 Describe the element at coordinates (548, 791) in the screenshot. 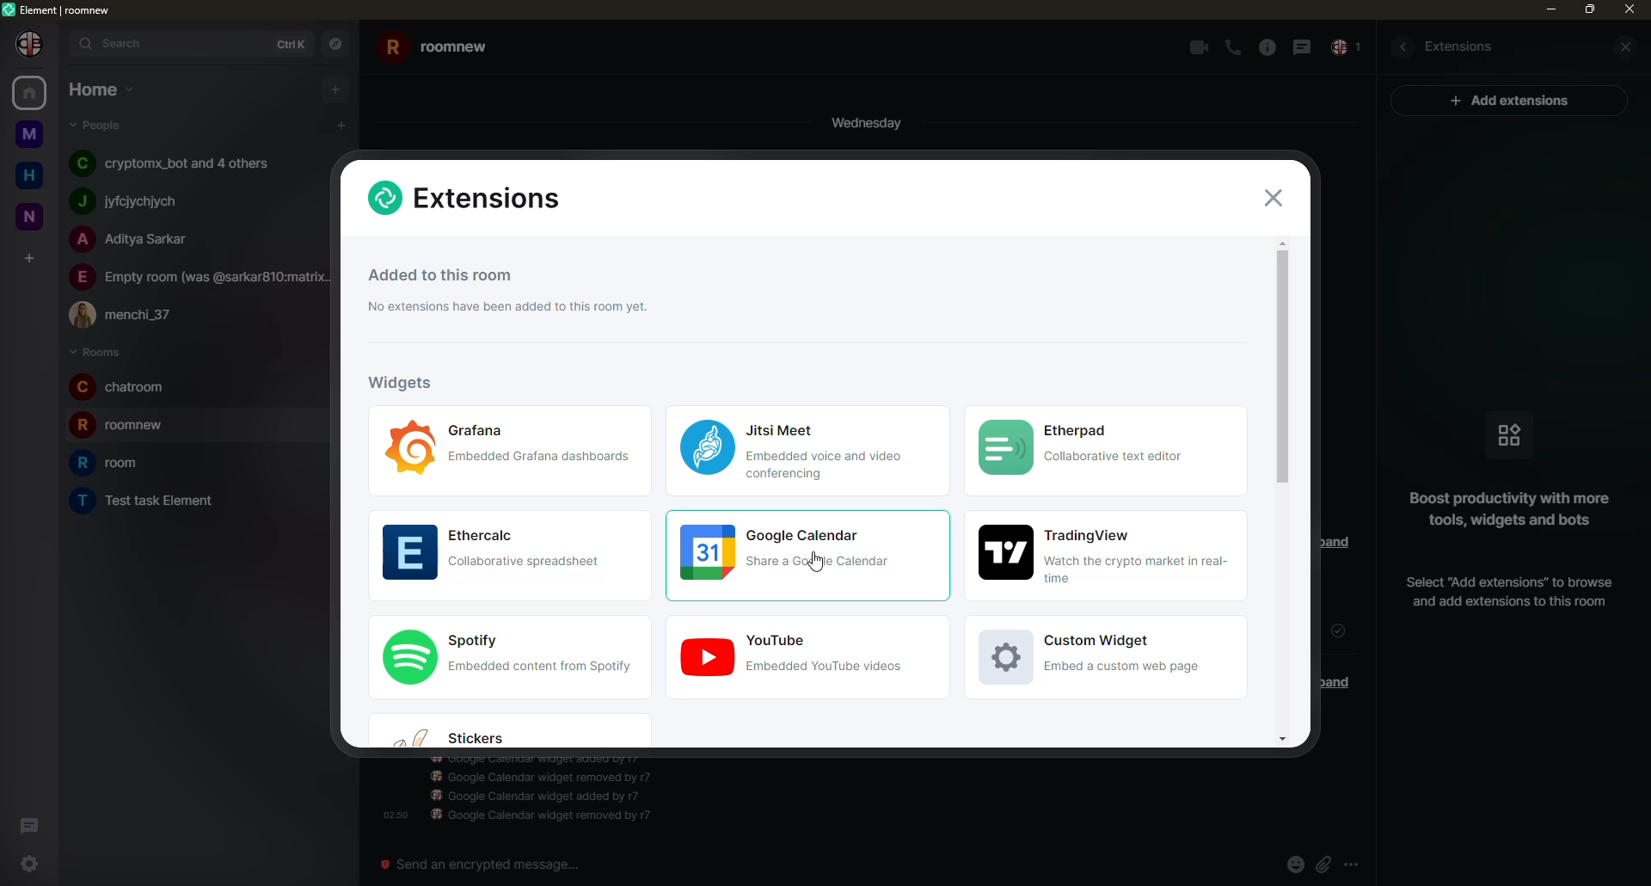

I see `info` at that location.